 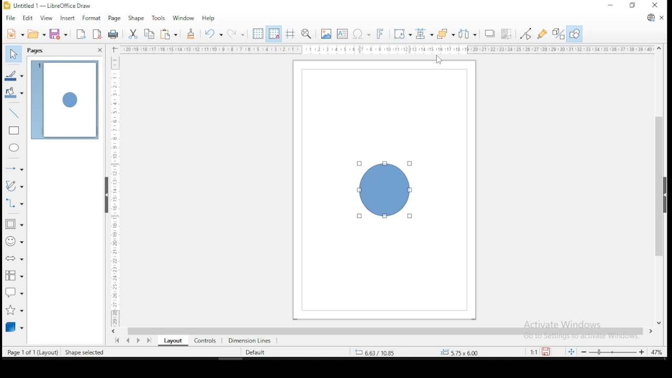 I want to click on scroll bar, so click(x=385, y=331).